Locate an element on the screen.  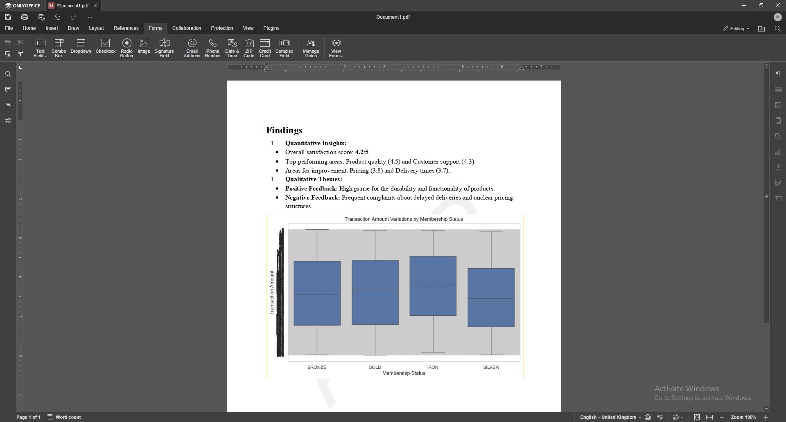
manage roles is located at coordinates (312, 49).